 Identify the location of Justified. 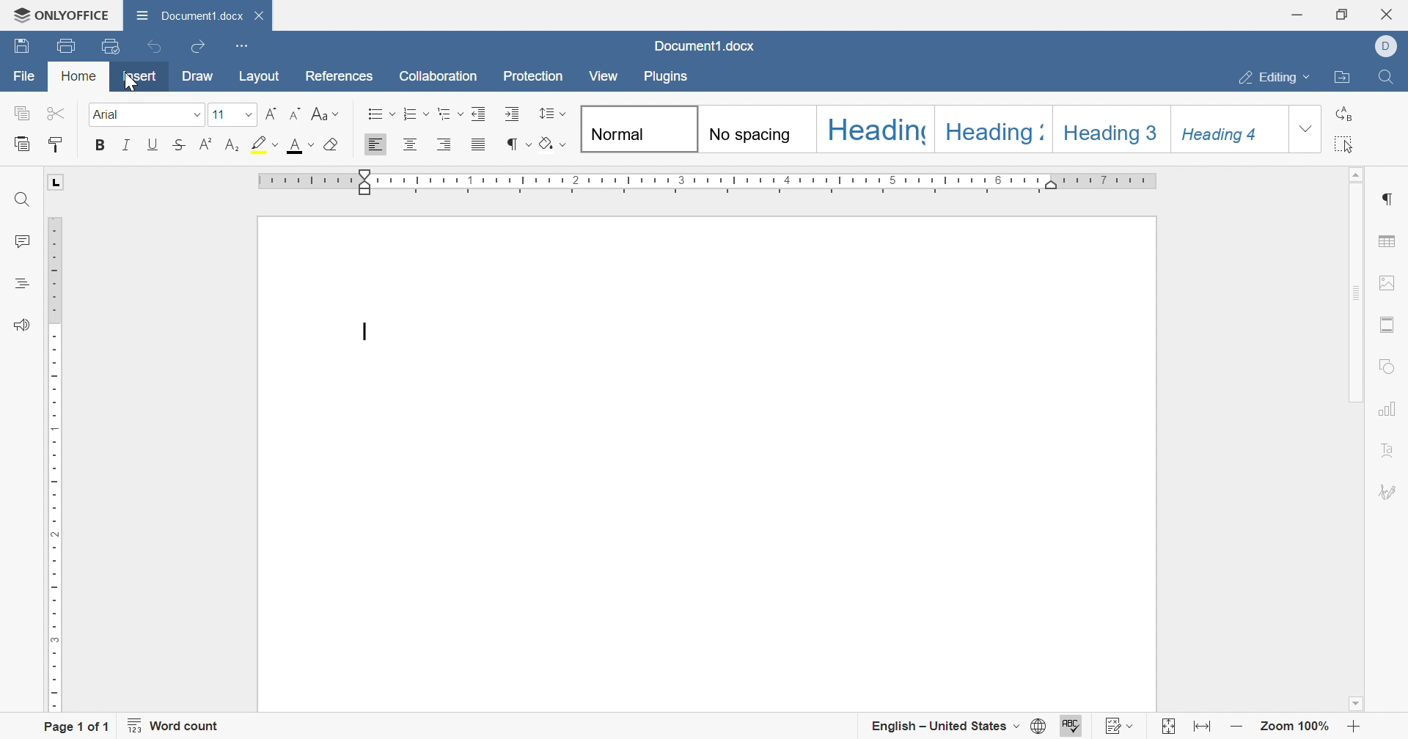
(479, 144).